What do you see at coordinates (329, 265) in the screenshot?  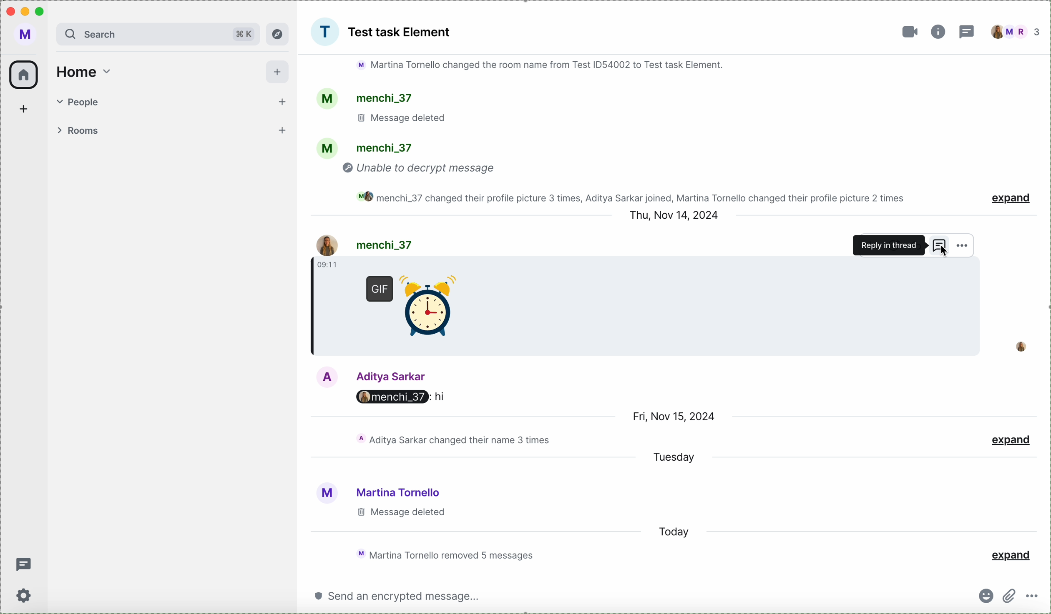 I see `hour` at bounding box center [329, 265].